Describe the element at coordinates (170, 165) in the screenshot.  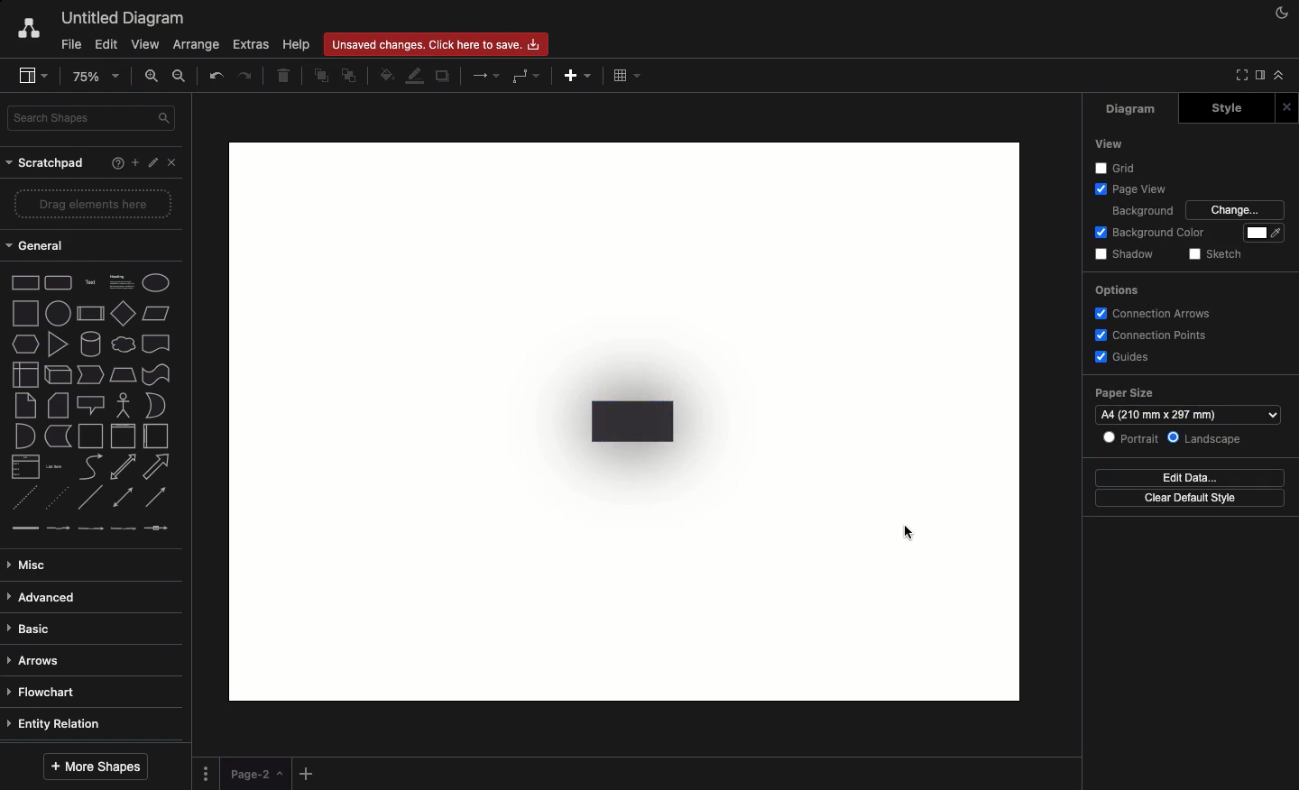
I see `Close` at that location.